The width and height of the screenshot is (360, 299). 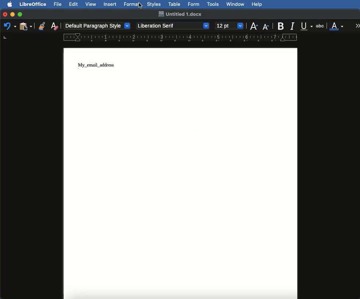 What do you see at coordinates (213, 4) in the screenshot?
I see `Tools` at bounding box center [213, 4].